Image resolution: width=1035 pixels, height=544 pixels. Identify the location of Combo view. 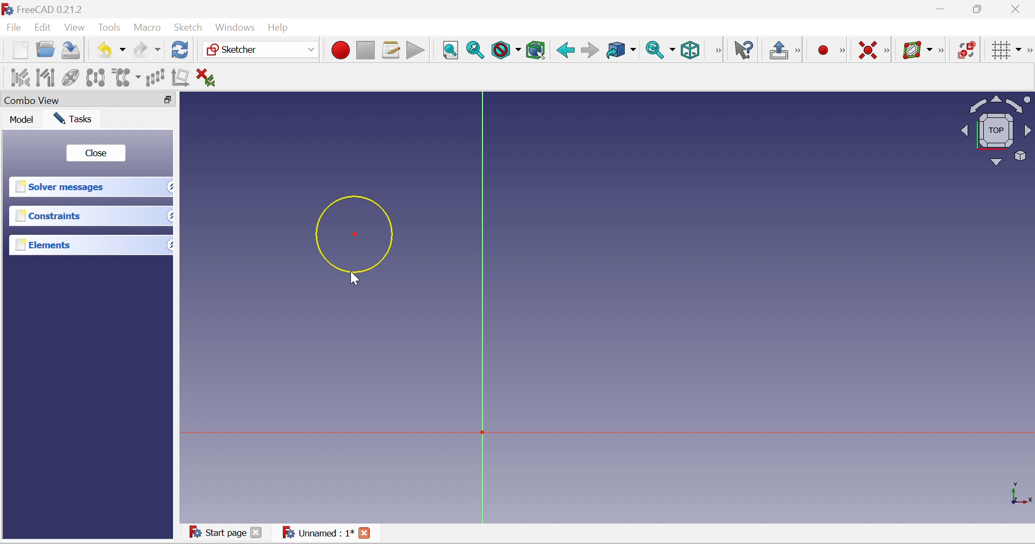
(33, 100).